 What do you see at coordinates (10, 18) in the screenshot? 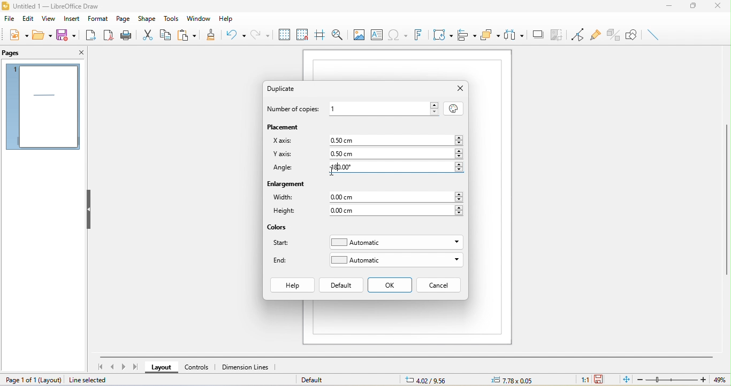
I see `file` at bounding box center [10, 18].